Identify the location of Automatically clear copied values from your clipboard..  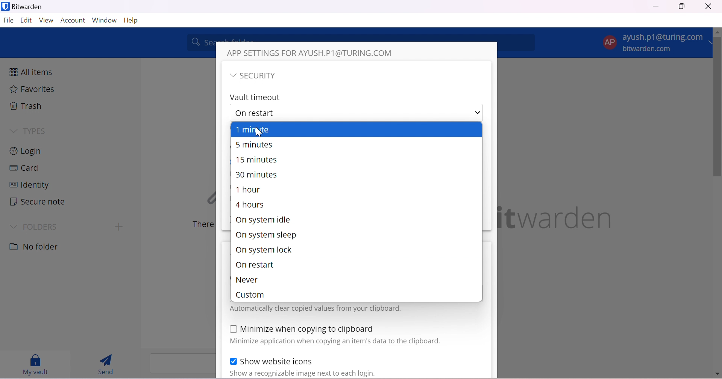
(315, 308).